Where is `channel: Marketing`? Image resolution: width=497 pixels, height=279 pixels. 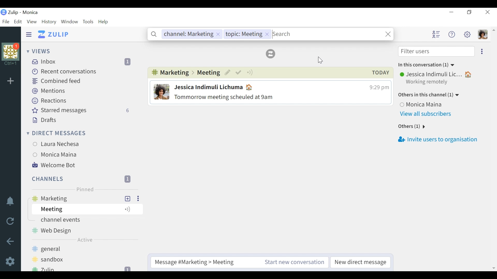
channel: Marketing is located at coordinates (191, 34).